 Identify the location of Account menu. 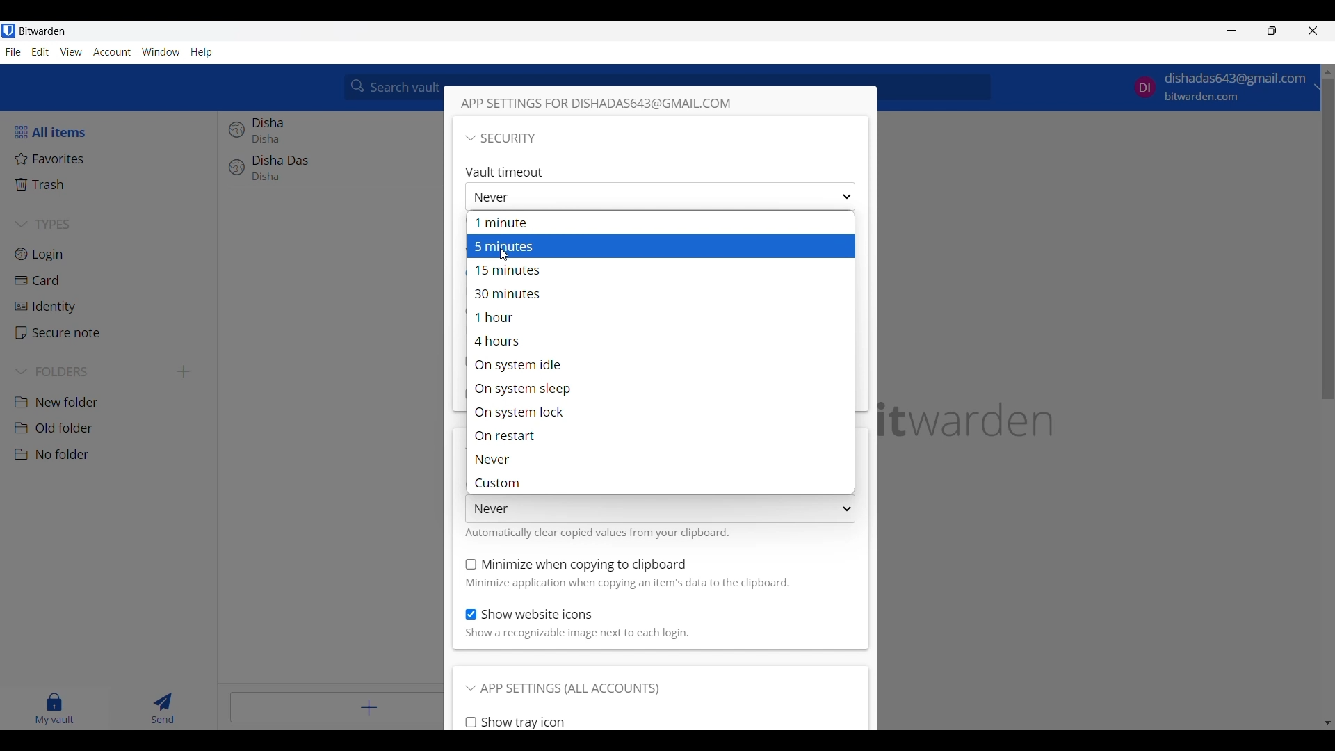
(112, 52).